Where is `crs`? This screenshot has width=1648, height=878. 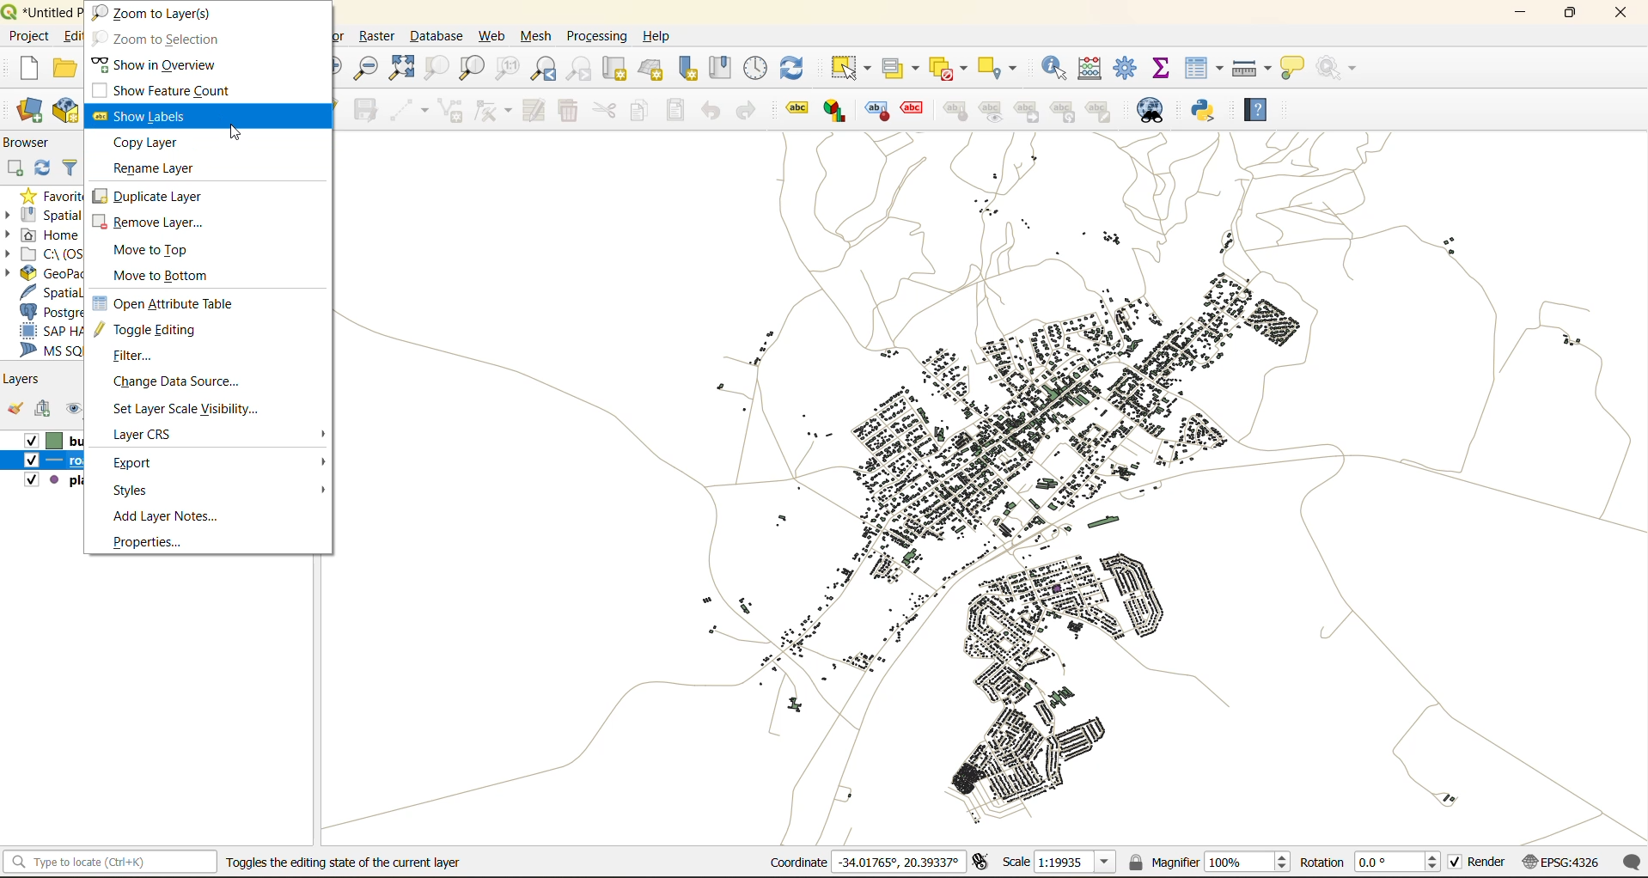 crs is located at coordinates (1563, 861).